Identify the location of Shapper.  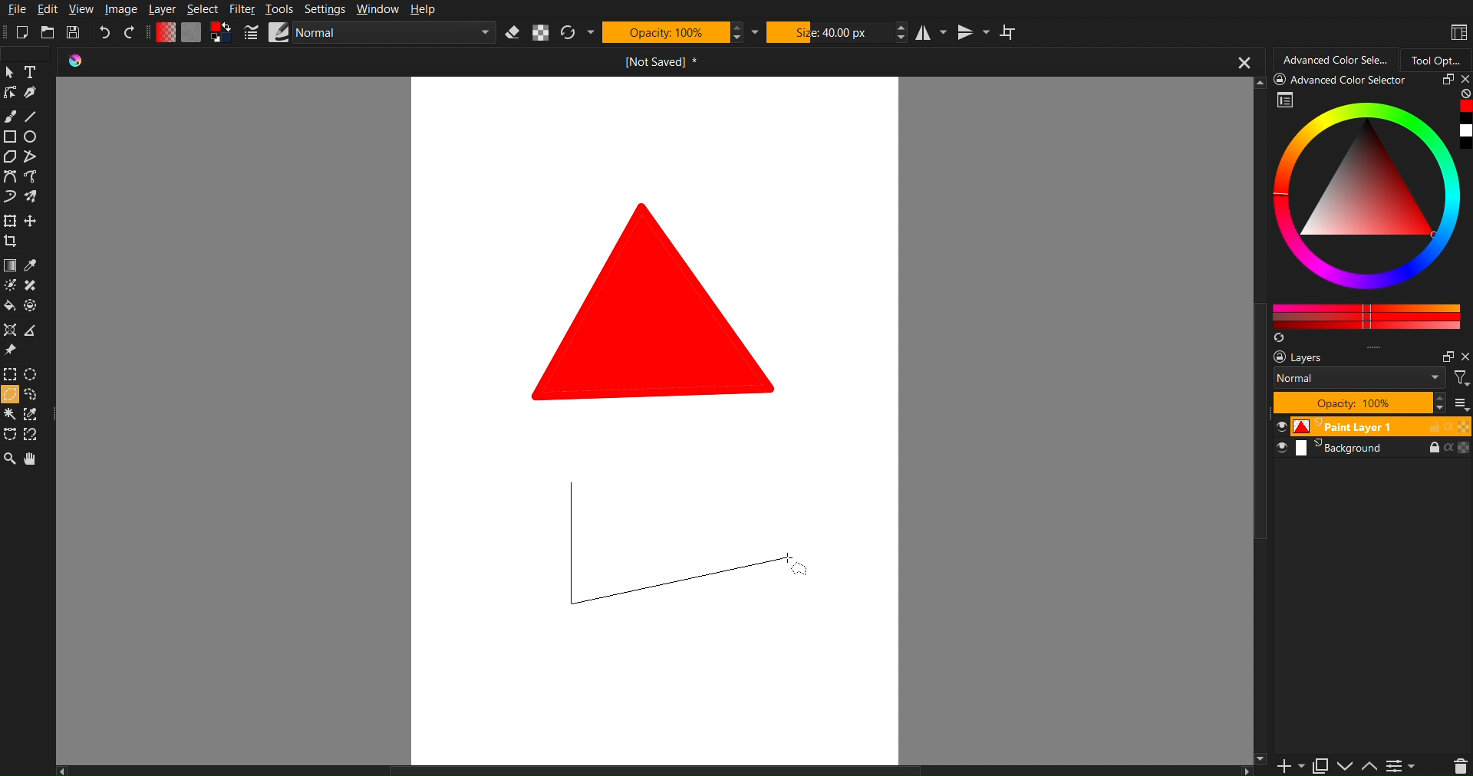
(9, 330).